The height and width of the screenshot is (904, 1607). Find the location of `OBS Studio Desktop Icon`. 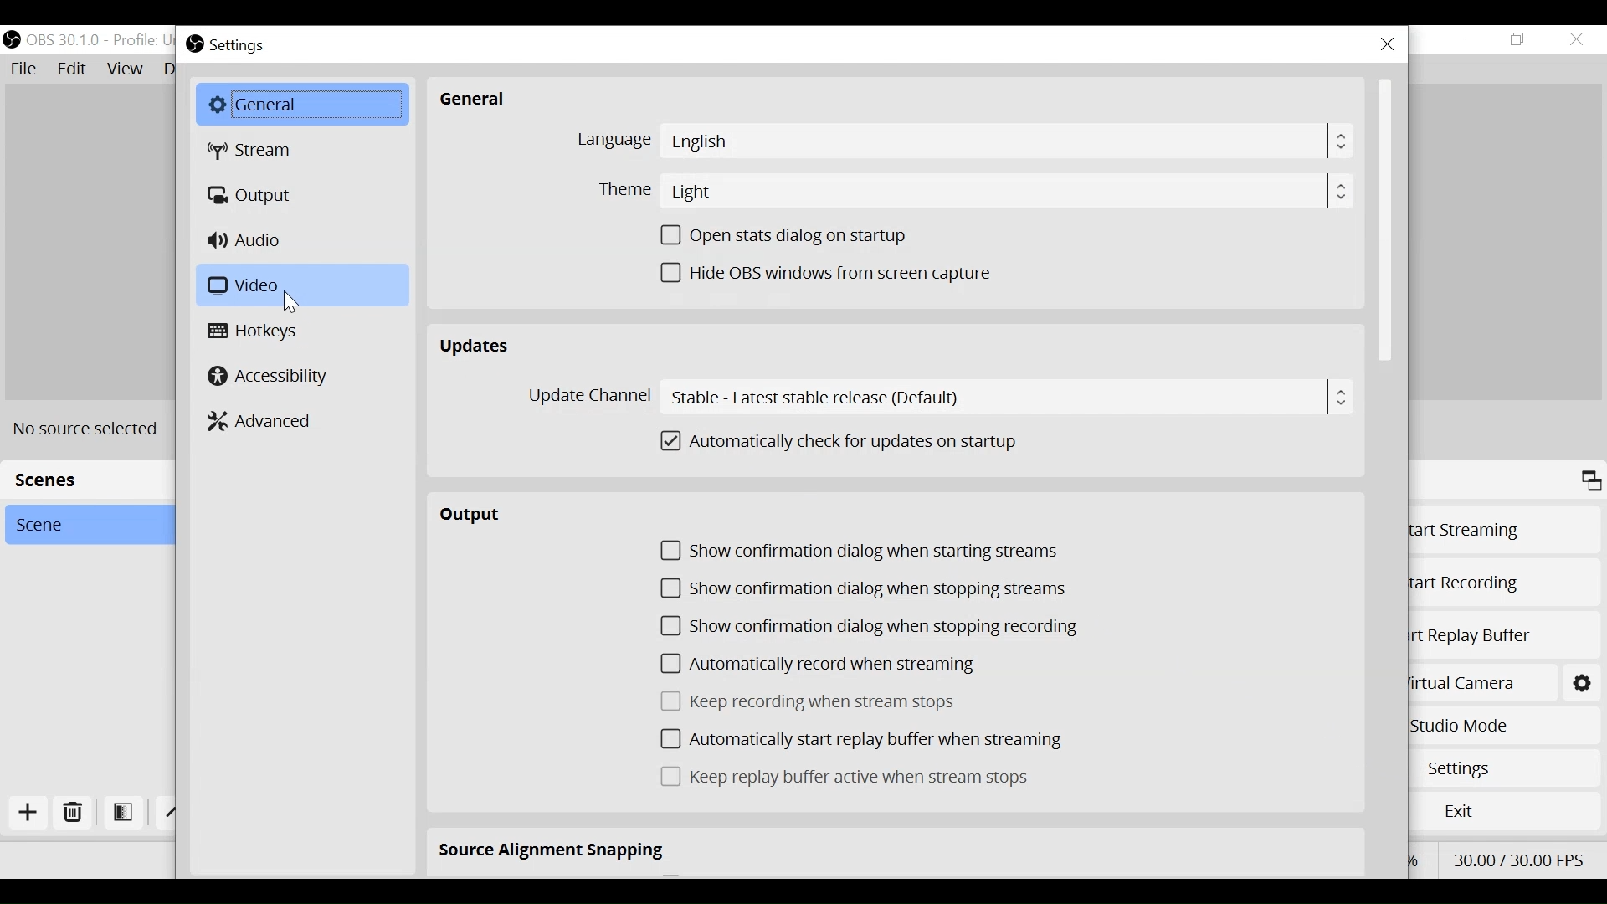

OBS Studio Desktop Icon is located at coordinates (193, 44).